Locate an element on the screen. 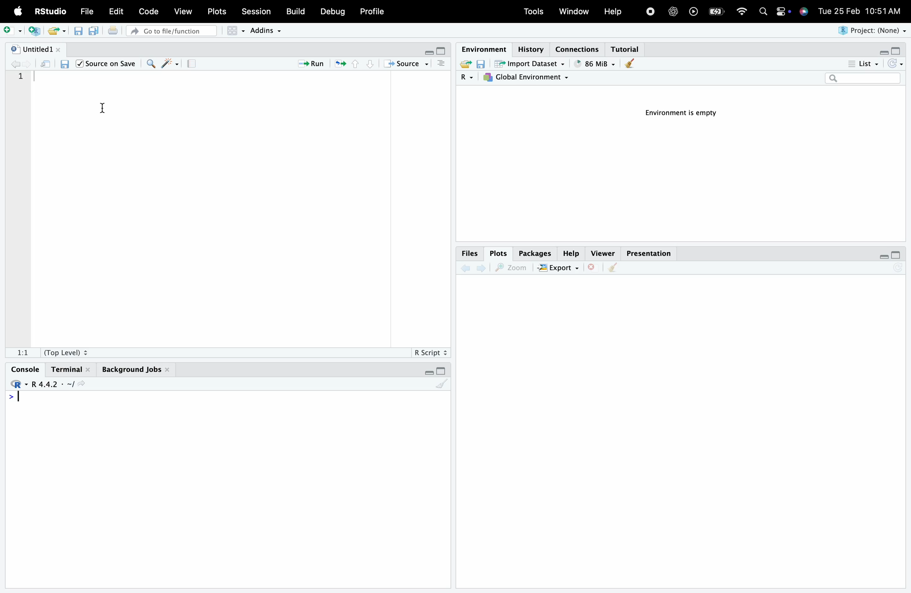 The image size is (911, 593). Project: (None) is located at coordinates (870, 31).